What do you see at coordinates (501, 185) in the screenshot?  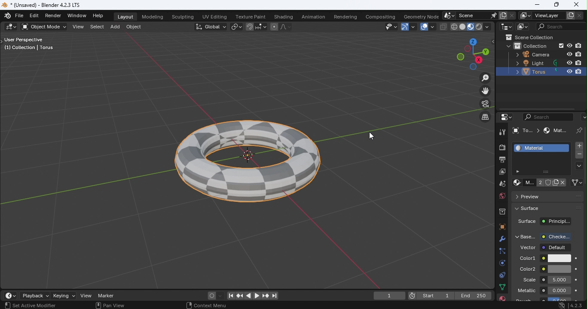 I see `Scene` at bounding box center [501, 185].